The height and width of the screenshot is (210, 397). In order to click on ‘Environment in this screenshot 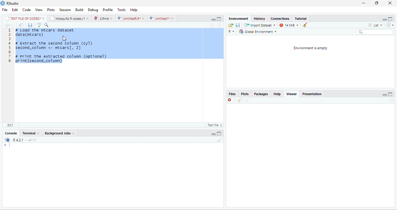, I will do `click(238, 19)`.